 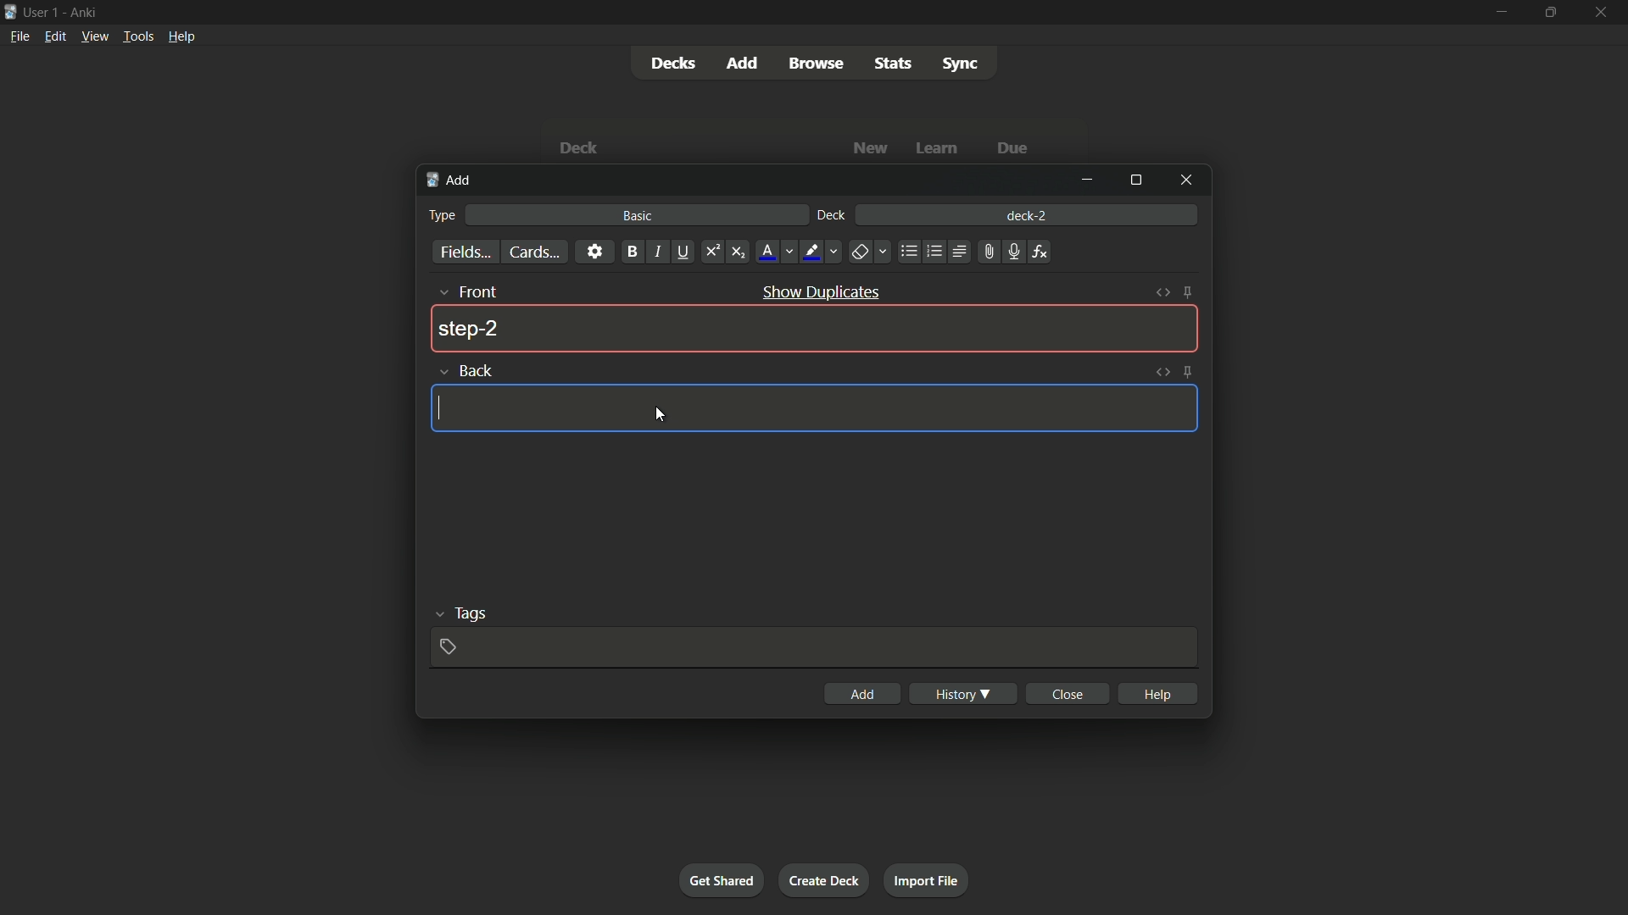 I want to click on tools menu, so click(x=138, y=36).